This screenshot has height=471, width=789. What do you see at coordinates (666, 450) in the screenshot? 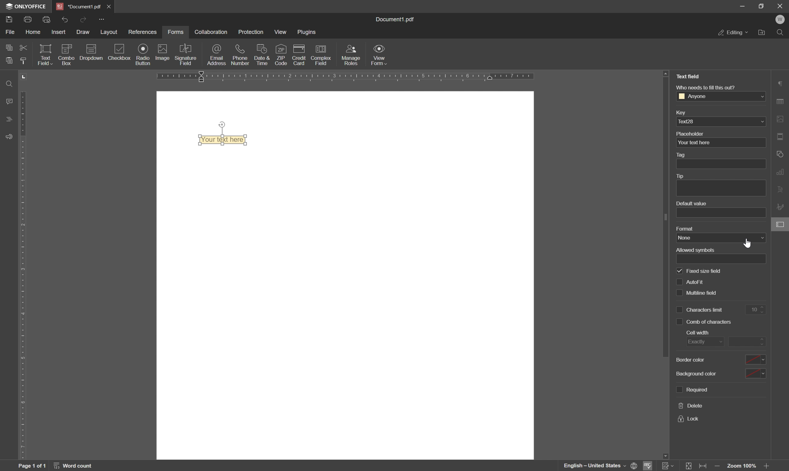
I see `scroll down` at bounding box center [666, 450].